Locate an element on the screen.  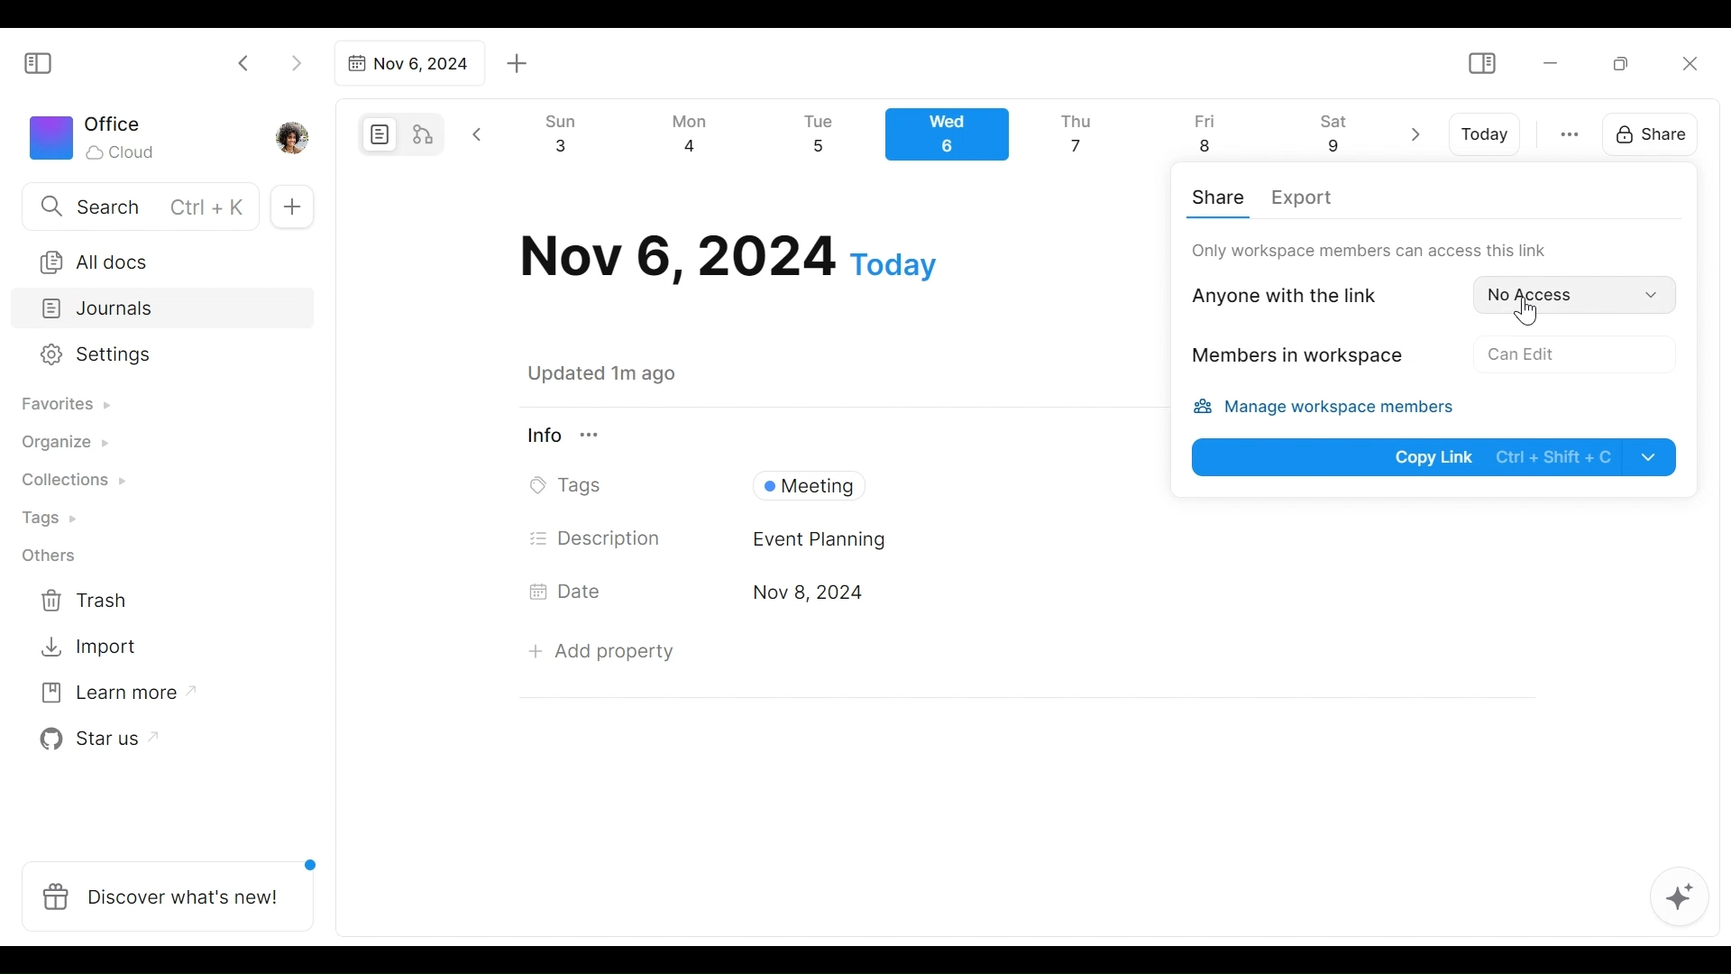
Share is located at coordinates (1645, 133).